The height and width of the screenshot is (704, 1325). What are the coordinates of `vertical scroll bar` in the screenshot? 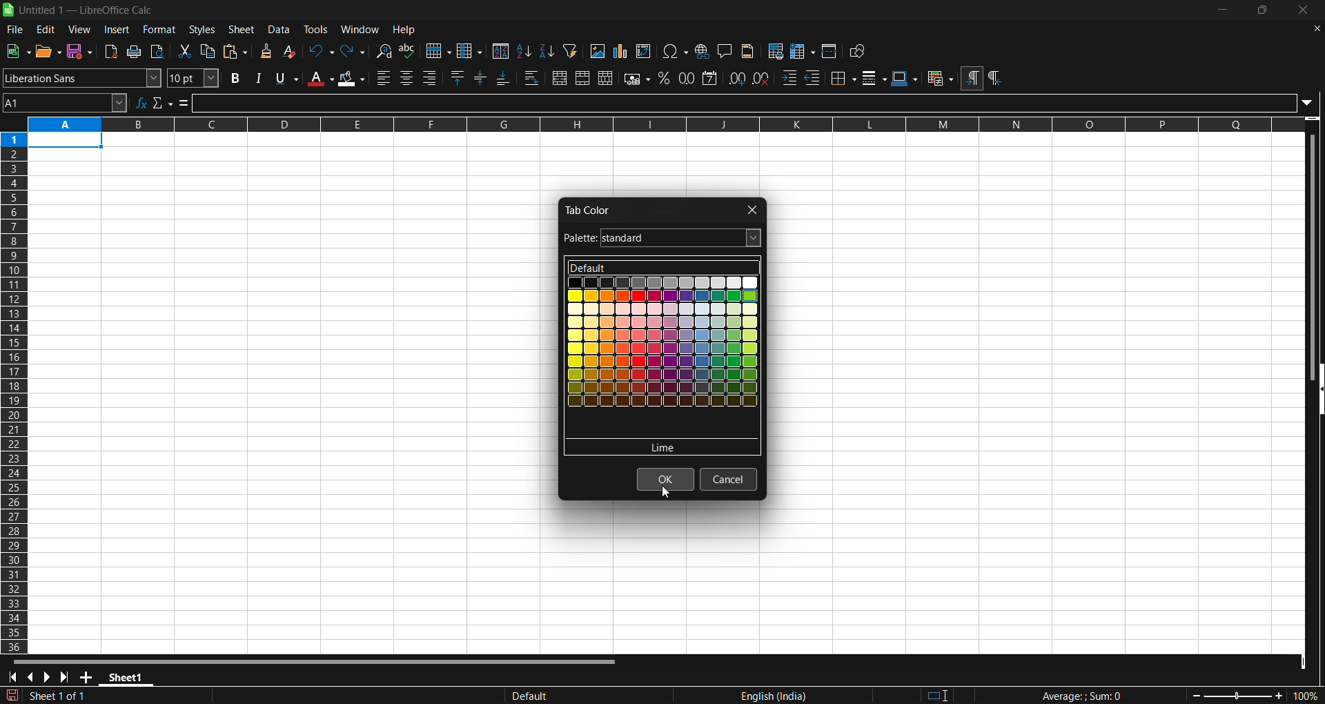 It's located at (1310, 248).